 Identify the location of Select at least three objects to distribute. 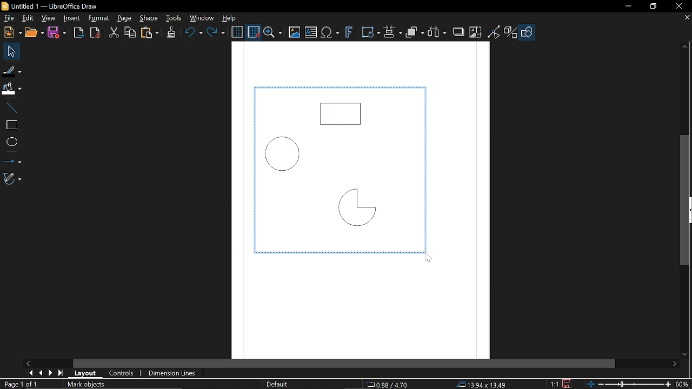
(438, 33).